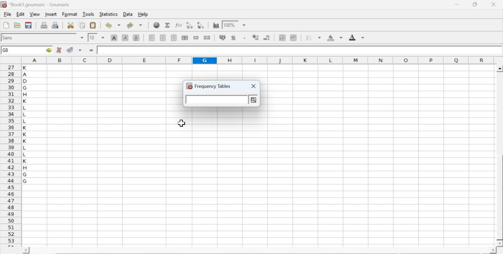 The image size is (503, 254). I want to click on save current workbook, so click(29, 25).